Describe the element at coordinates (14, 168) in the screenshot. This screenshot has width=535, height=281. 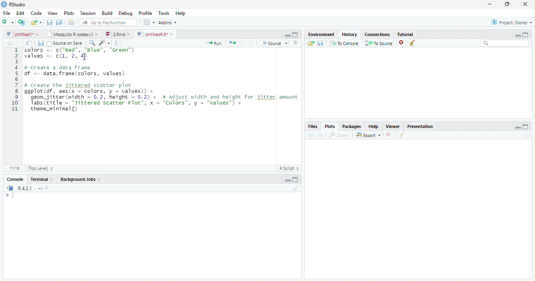
I see `1:1` at that location.